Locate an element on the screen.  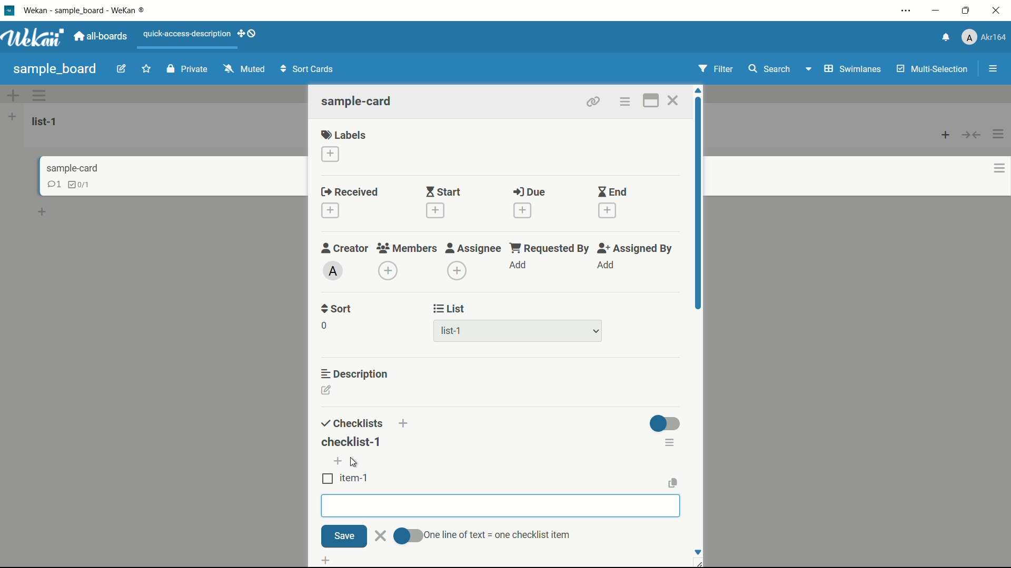
add is located at coordinates (943, 136).